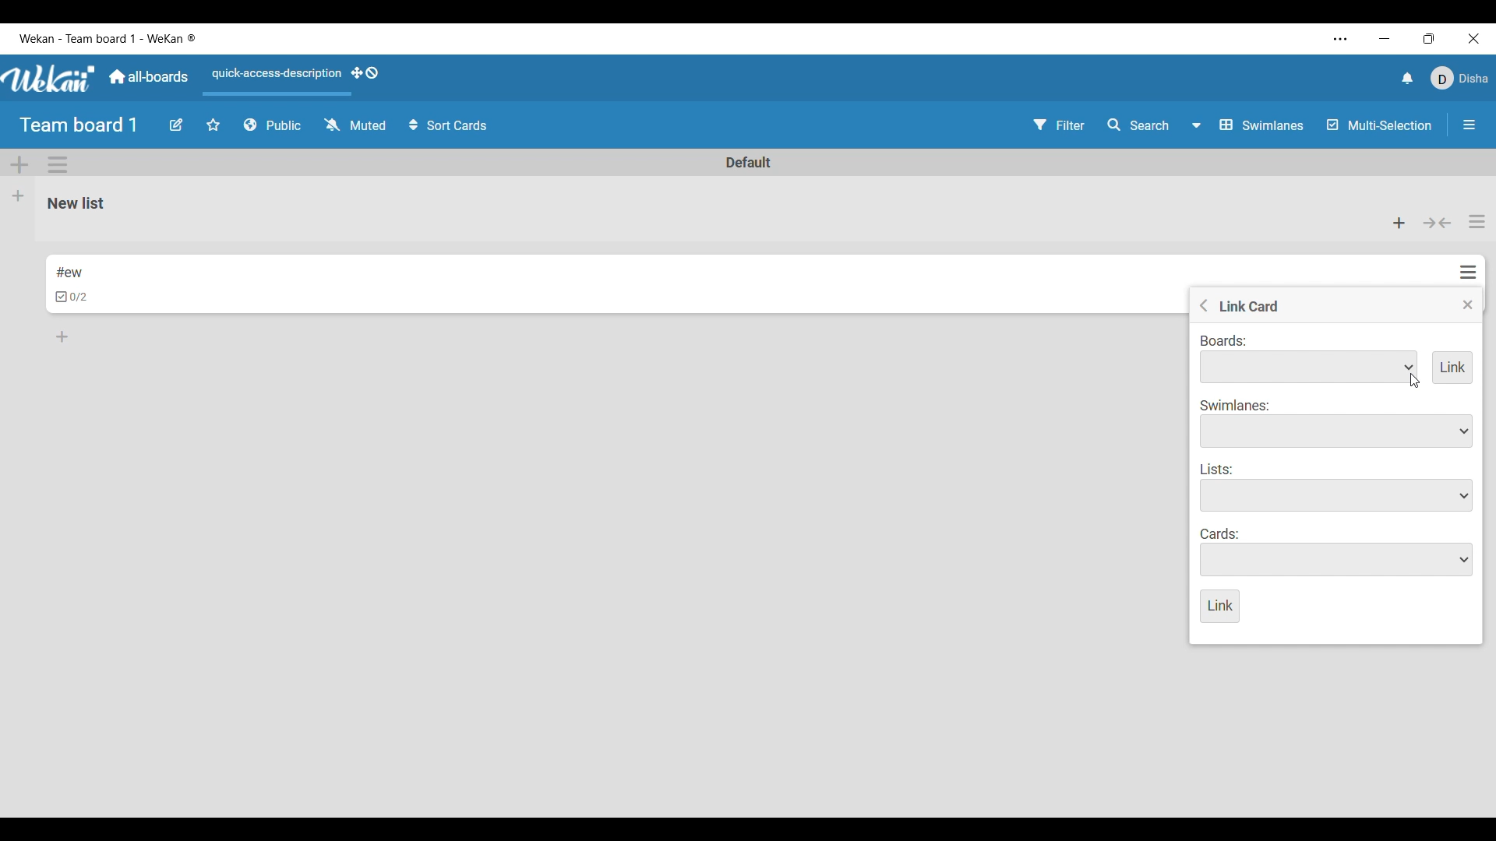 Image resolution: width=1496 pixels, height=841 pixels. What do you see at coordinates (273, 125) in the screenshot?
I see `Board privacy options` at bounding box center [273, 125].